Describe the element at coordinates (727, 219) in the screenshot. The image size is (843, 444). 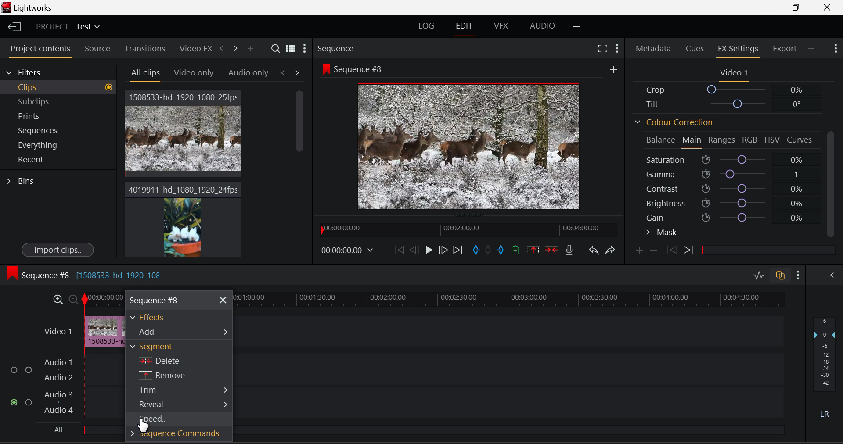
I see `Gain` at that location.